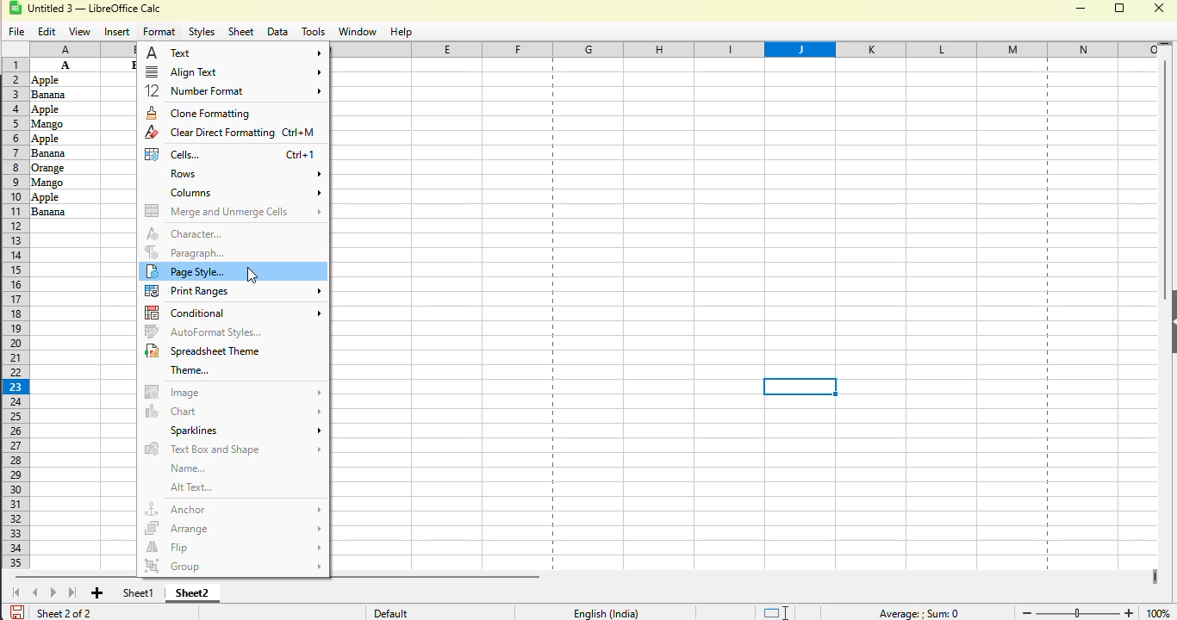 This screenshot has height=620, width=1177. Describe the element at coordinates (918, 613) in the screenshot. I see `Average ; Sum 0` at that location.